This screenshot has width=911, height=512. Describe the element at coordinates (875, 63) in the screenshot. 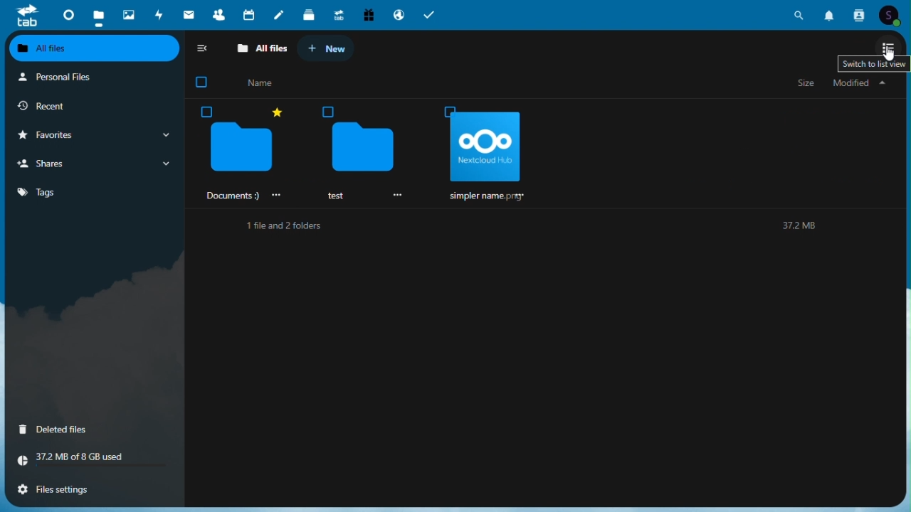

I see `Text` at that location.